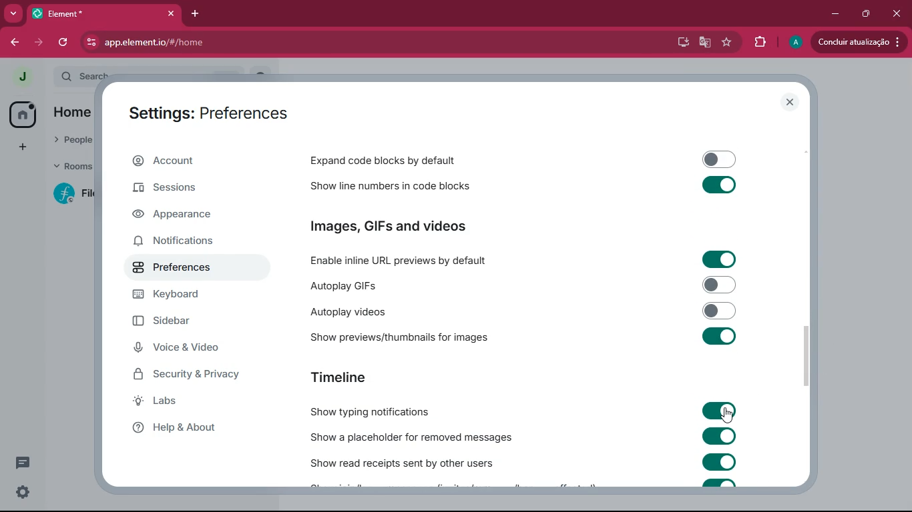  Describe the element at coordinates (719, 436) in the screenshot. I see `toggle on/off` at that location.